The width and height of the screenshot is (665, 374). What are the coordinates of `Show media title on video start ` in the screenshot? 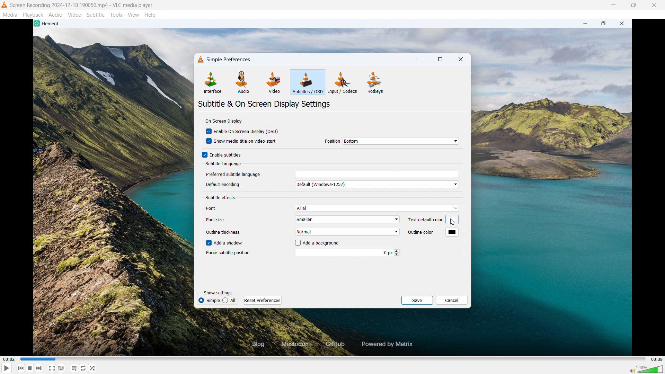 It's located at (246, 141).